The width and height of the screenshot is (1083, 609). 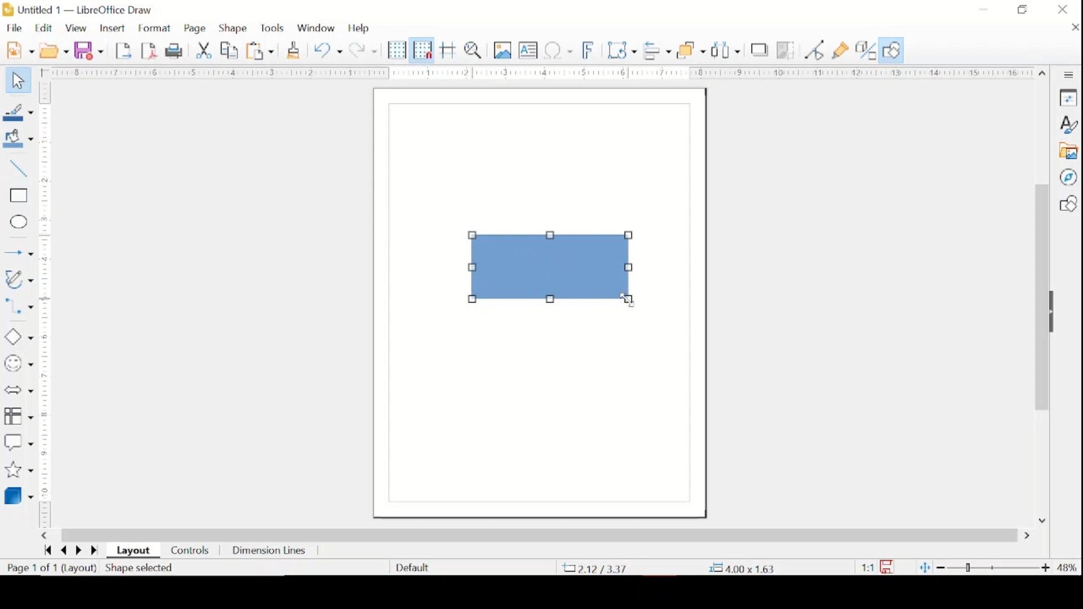 What do you see at coordinates (205, 50) in the screenshot?
I see `cut` at bounding box center [205, 50].